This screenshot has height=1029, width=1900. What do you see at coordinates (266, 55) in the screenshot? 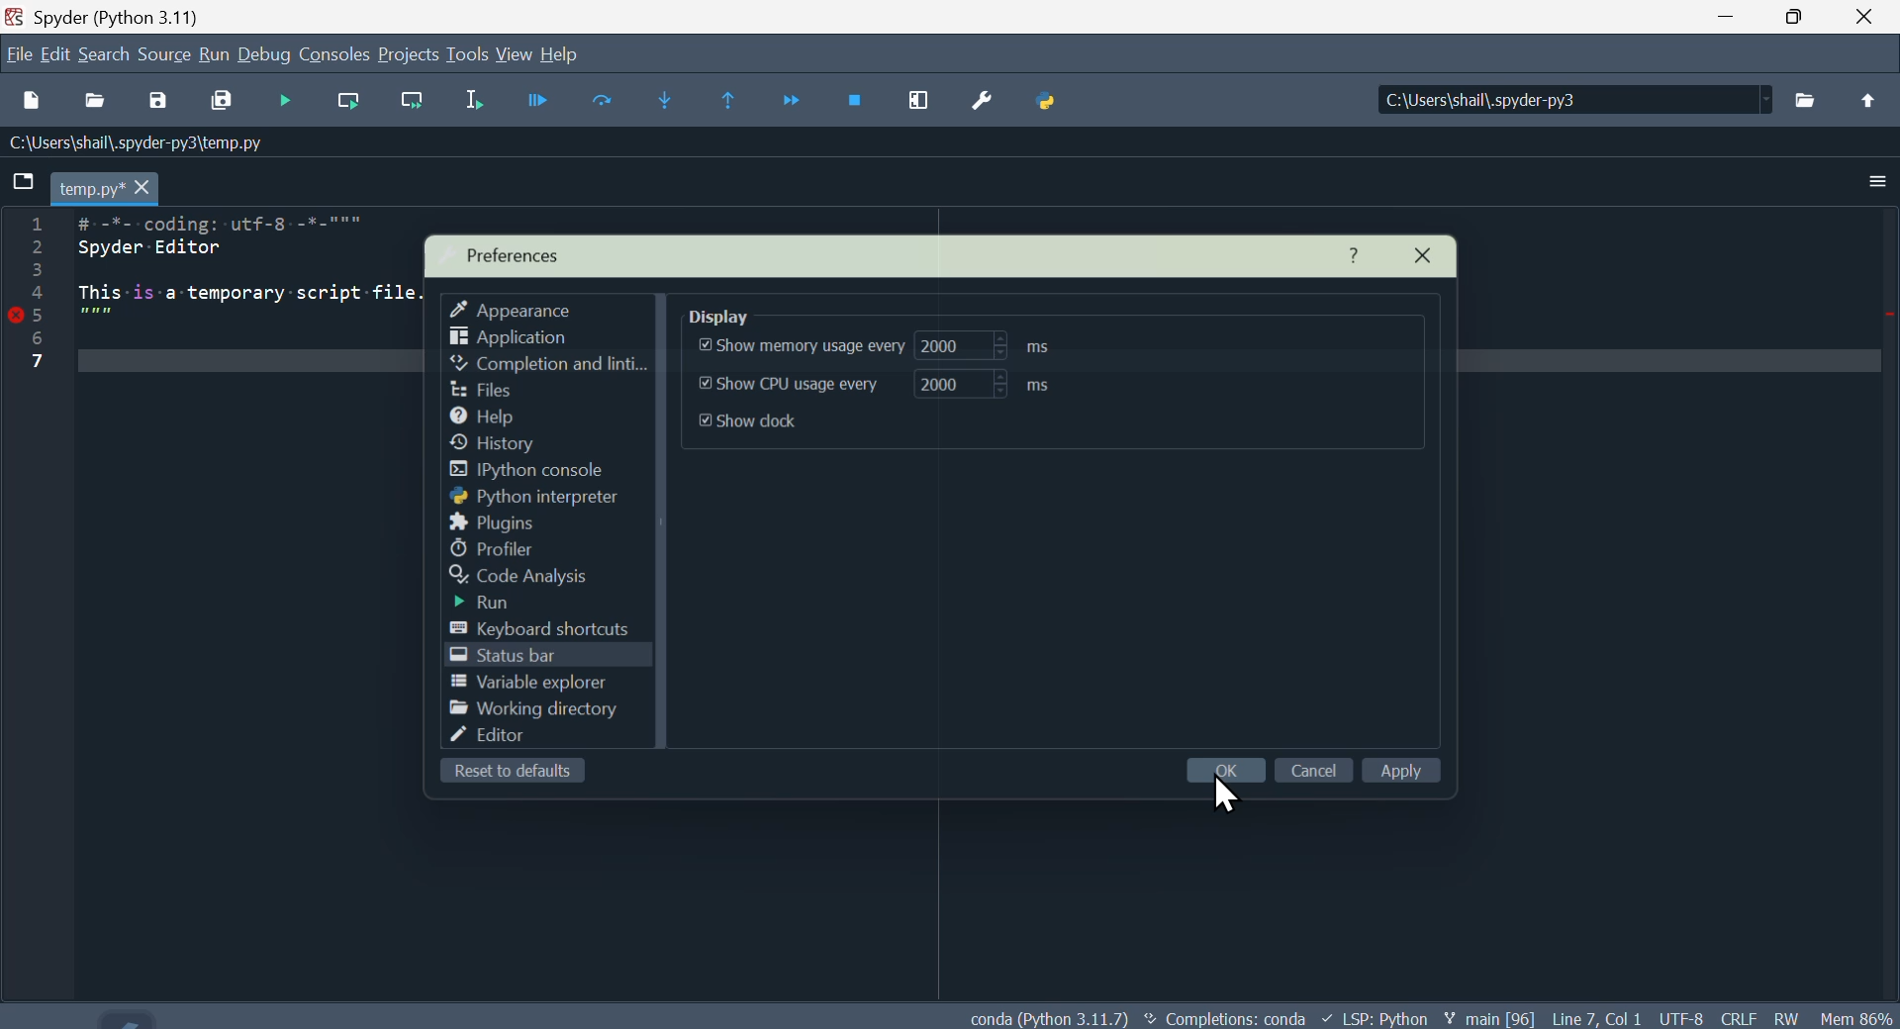
I see `Debug` at bounding box center [266, 55].